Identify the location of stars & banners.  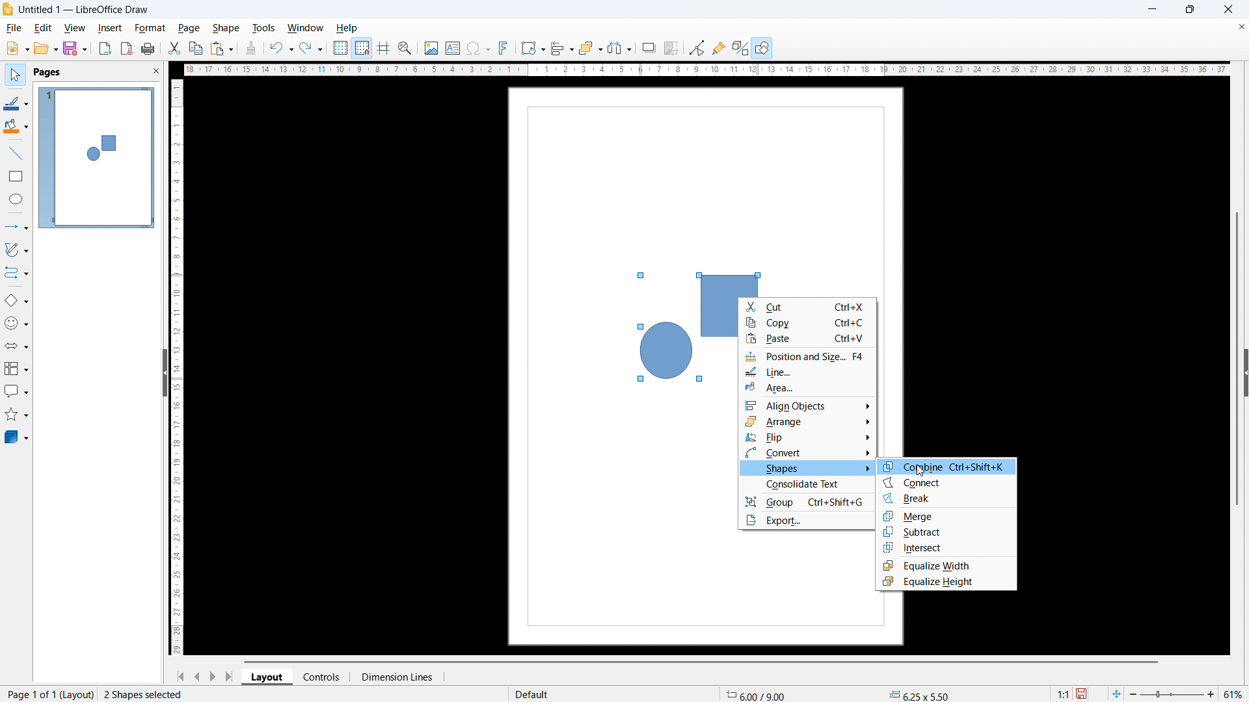
(17, 415).